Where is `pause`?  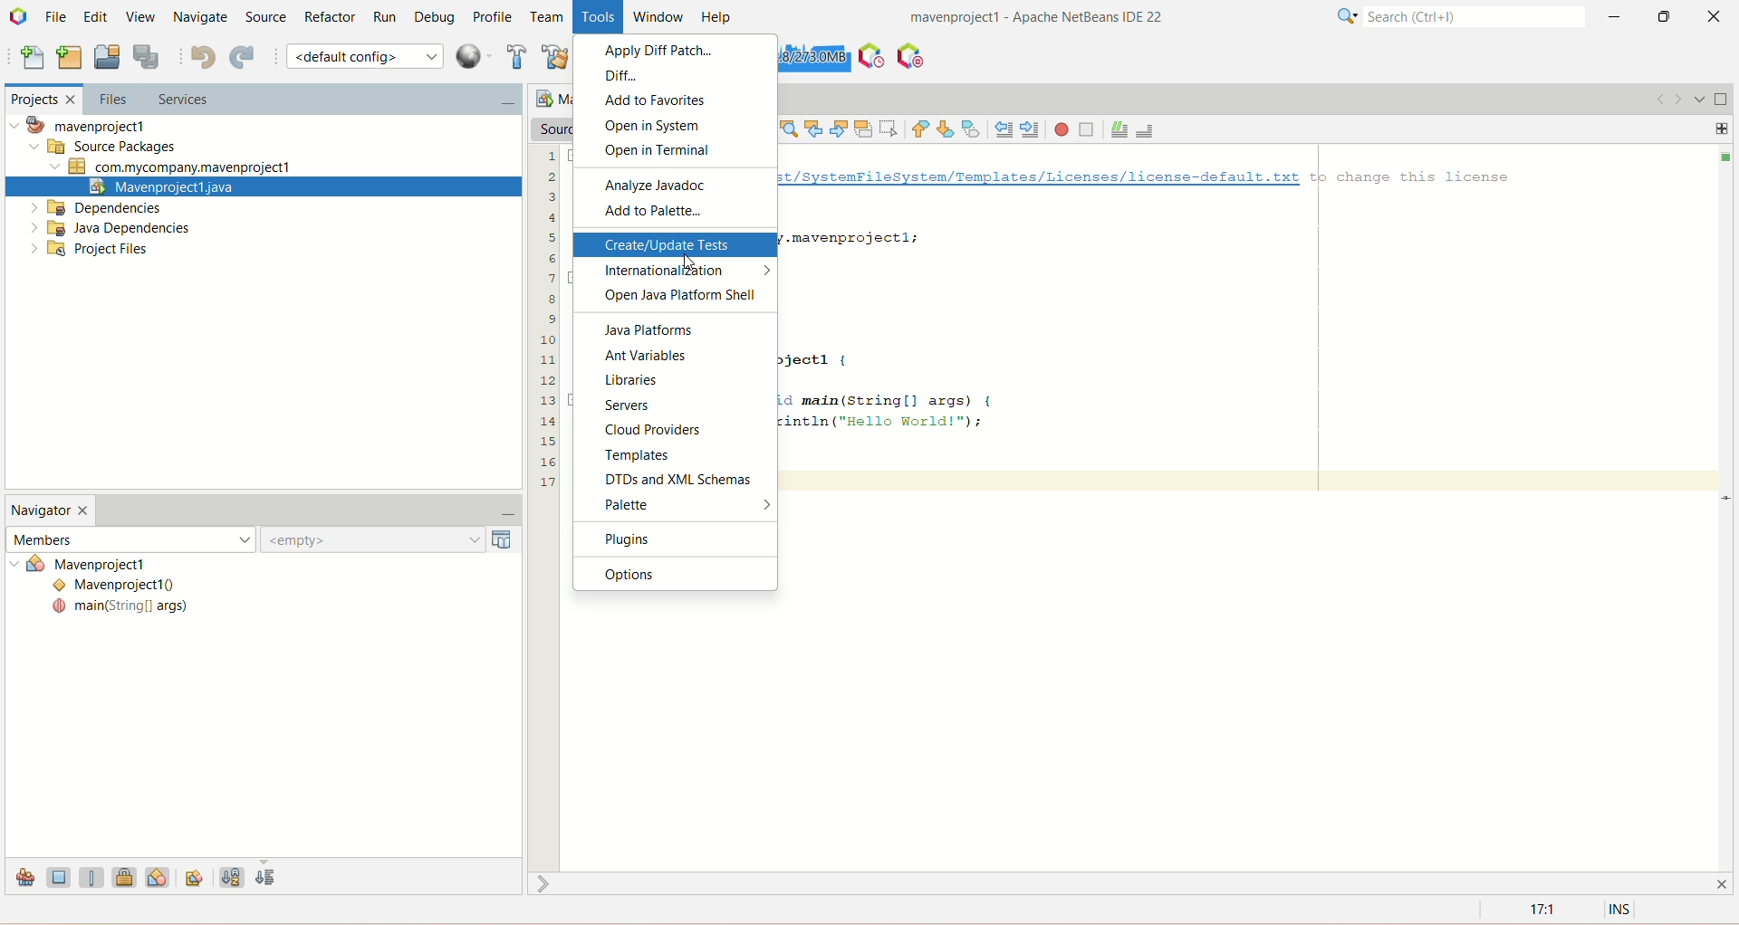 pause is located at coordinates (910, 52).